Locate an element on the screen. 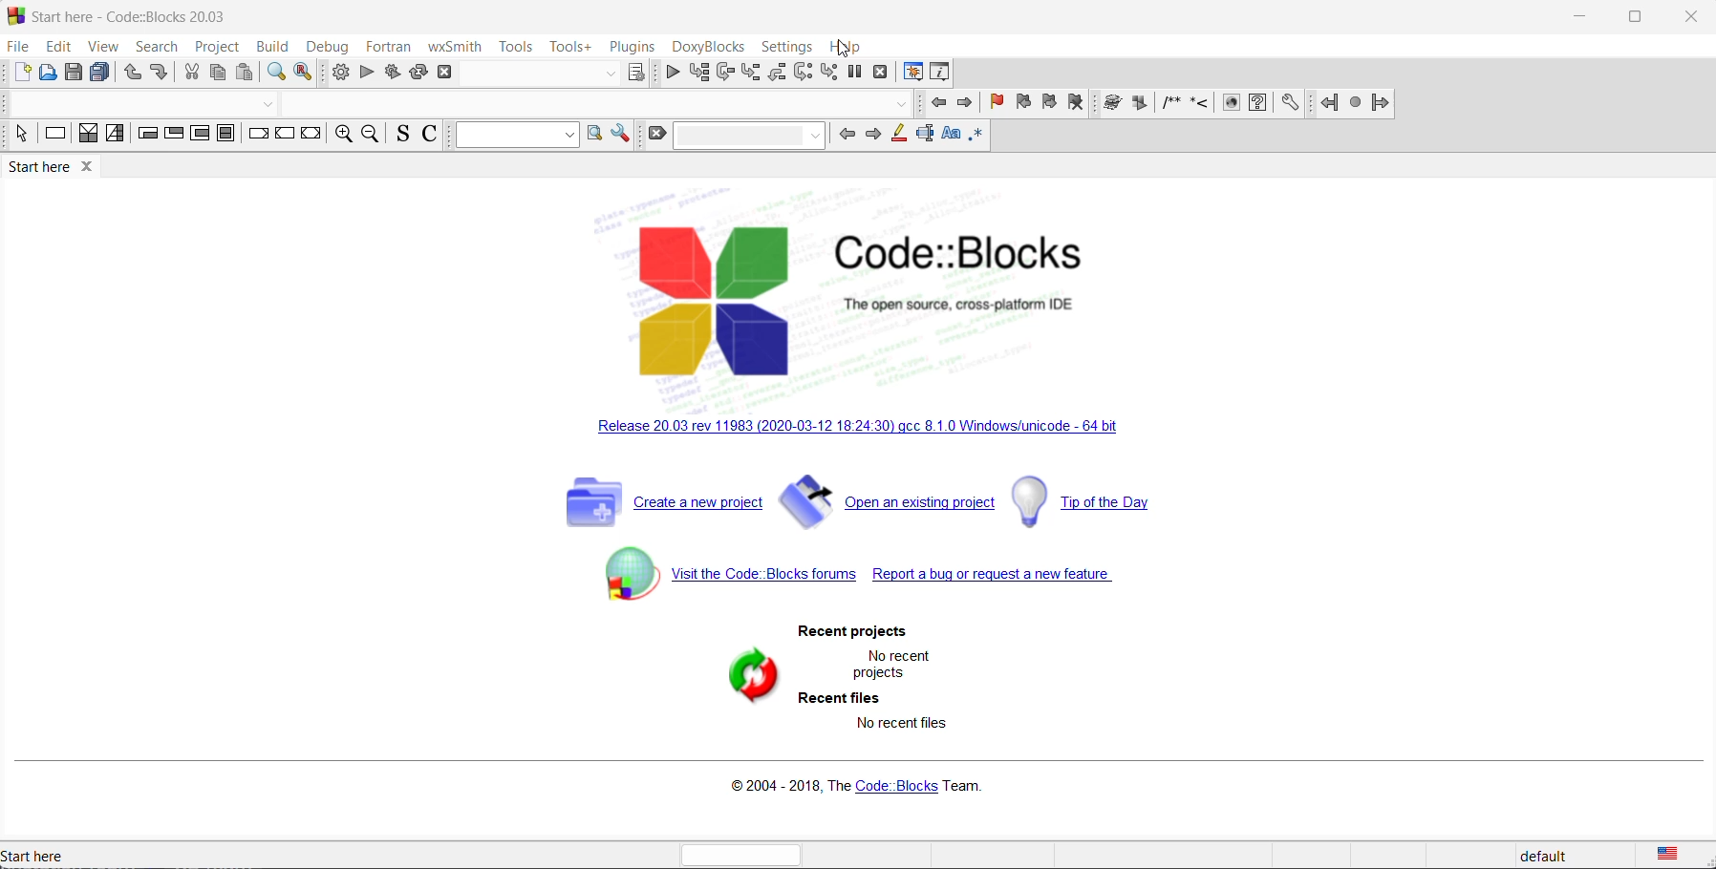 The image size is (1716, 869). abort is located at coordinates (445, 74).